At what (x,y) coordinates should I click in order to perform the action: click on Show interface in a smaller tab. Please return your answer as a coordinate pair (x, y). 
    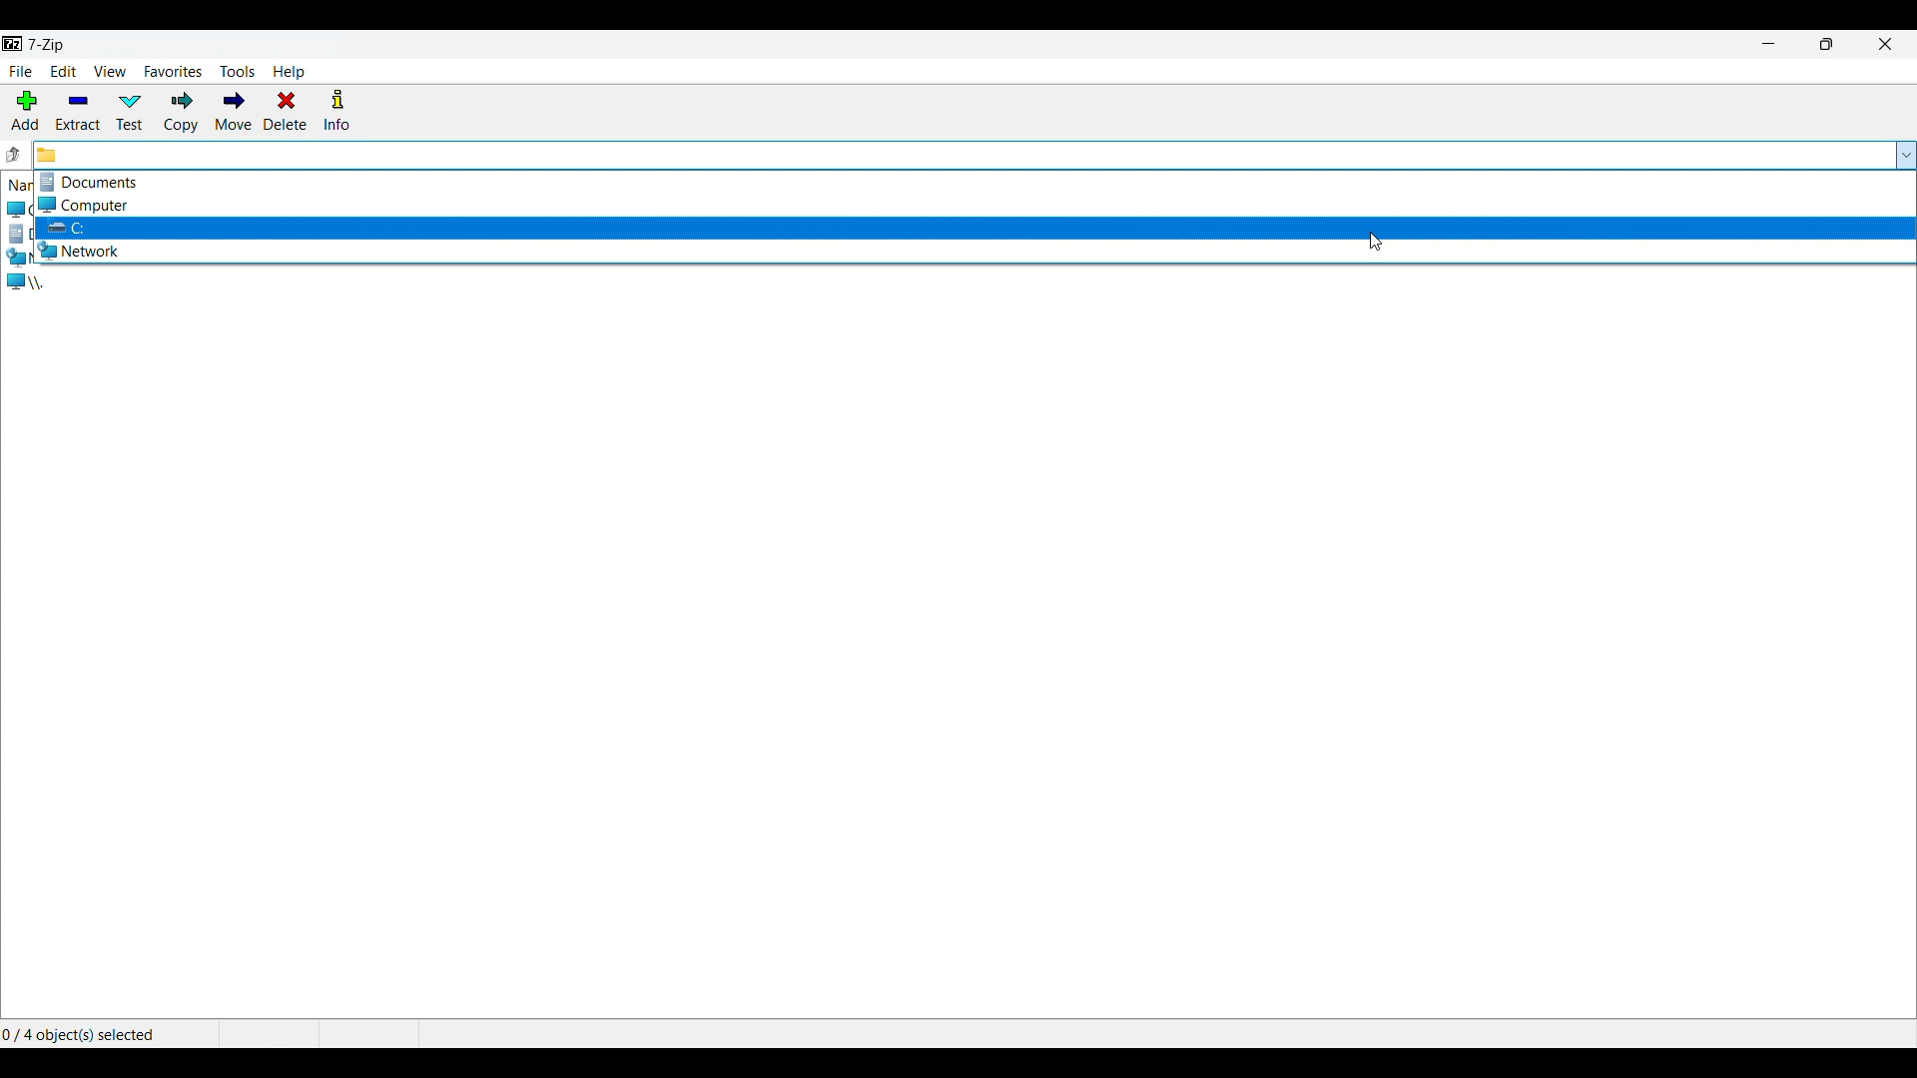
    Looking at the image, I should click on (1827, 44).